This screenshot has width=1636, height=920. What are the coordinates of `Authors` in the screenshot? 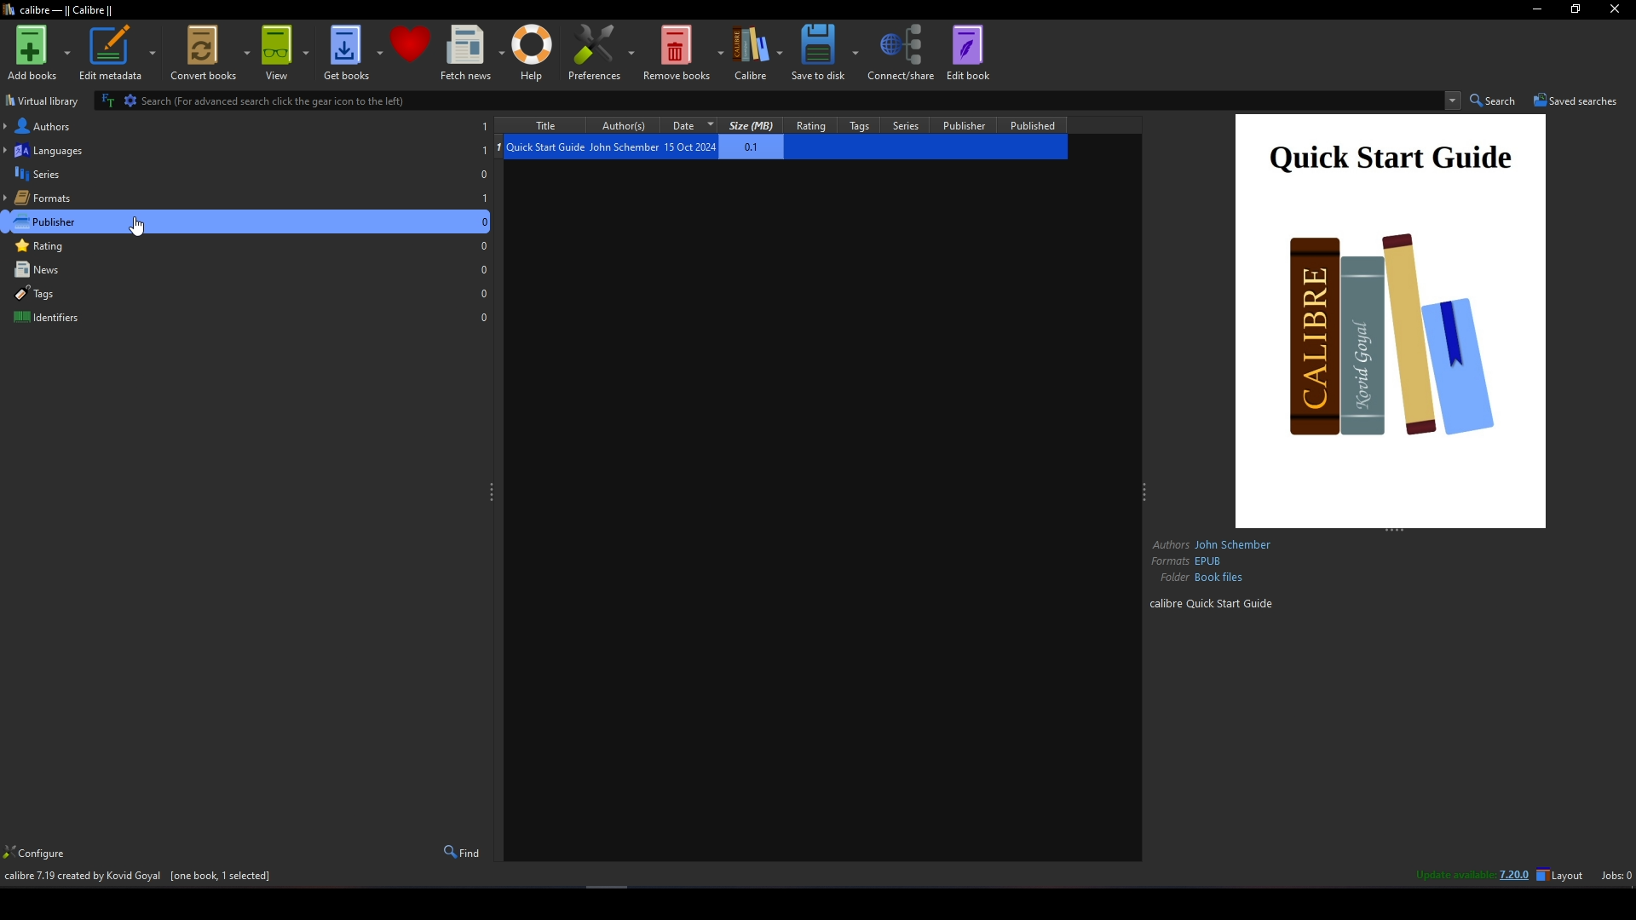 It's located at (247, 125).